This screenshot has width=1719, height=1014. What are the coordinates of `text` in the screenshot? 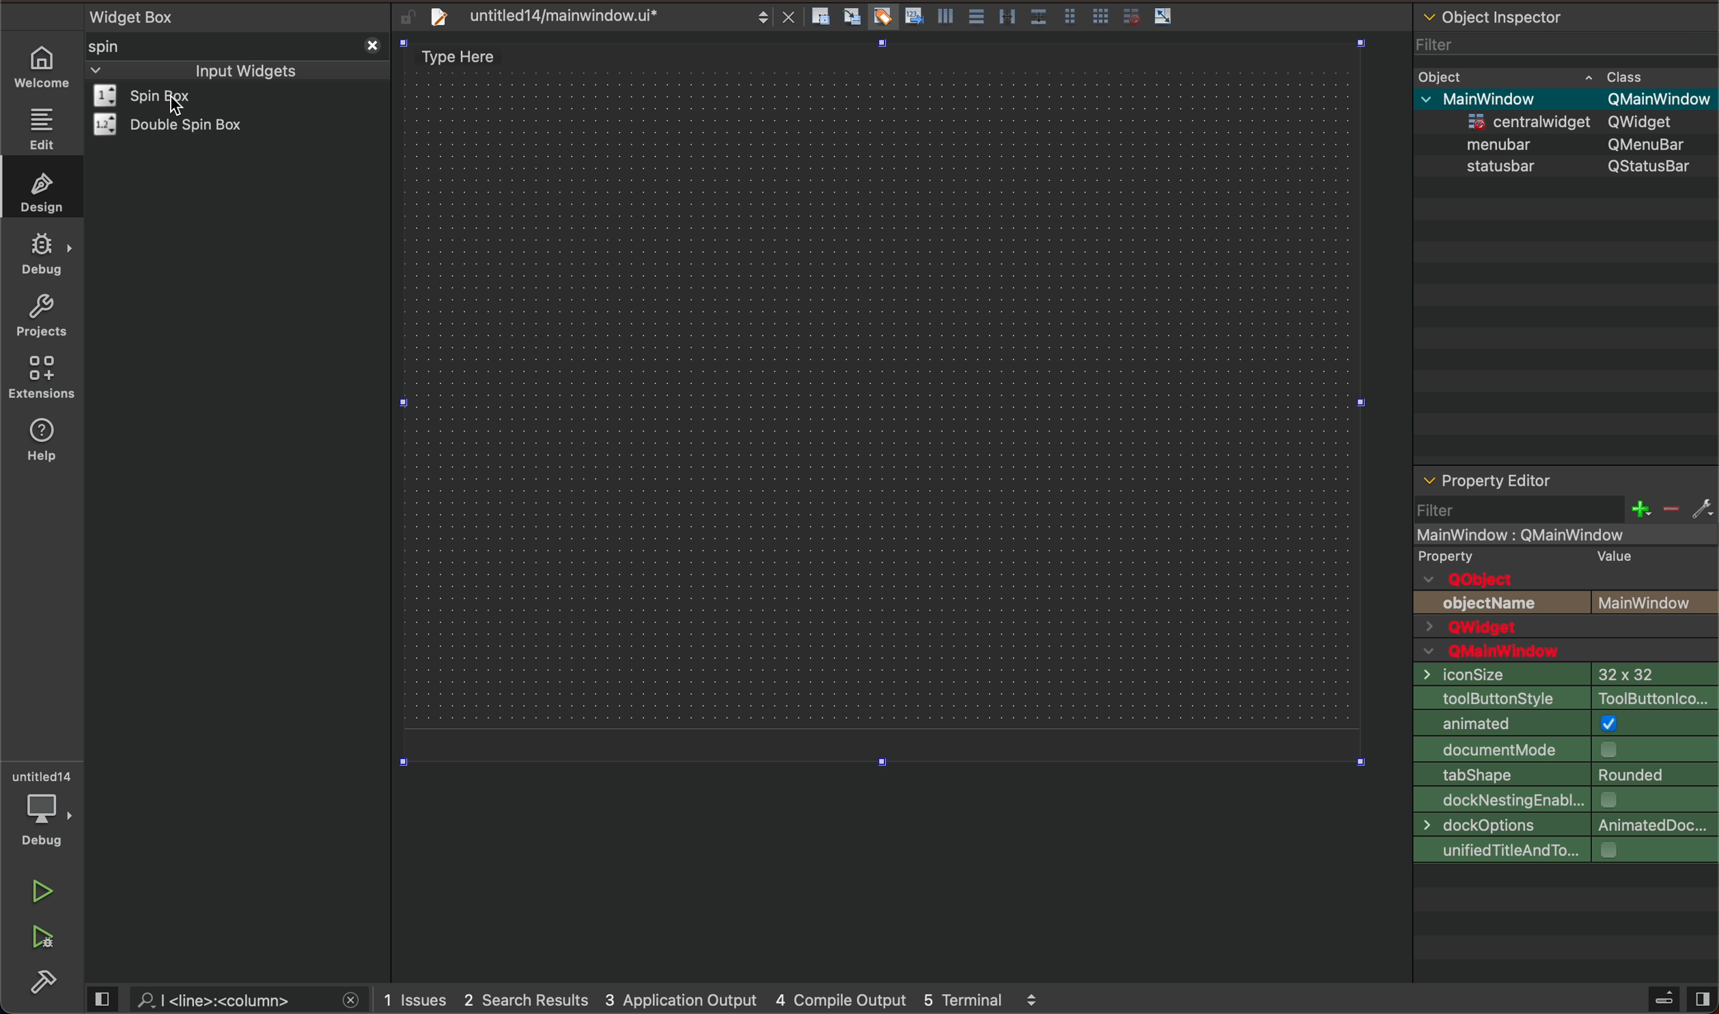 It's located at (1493, 603).